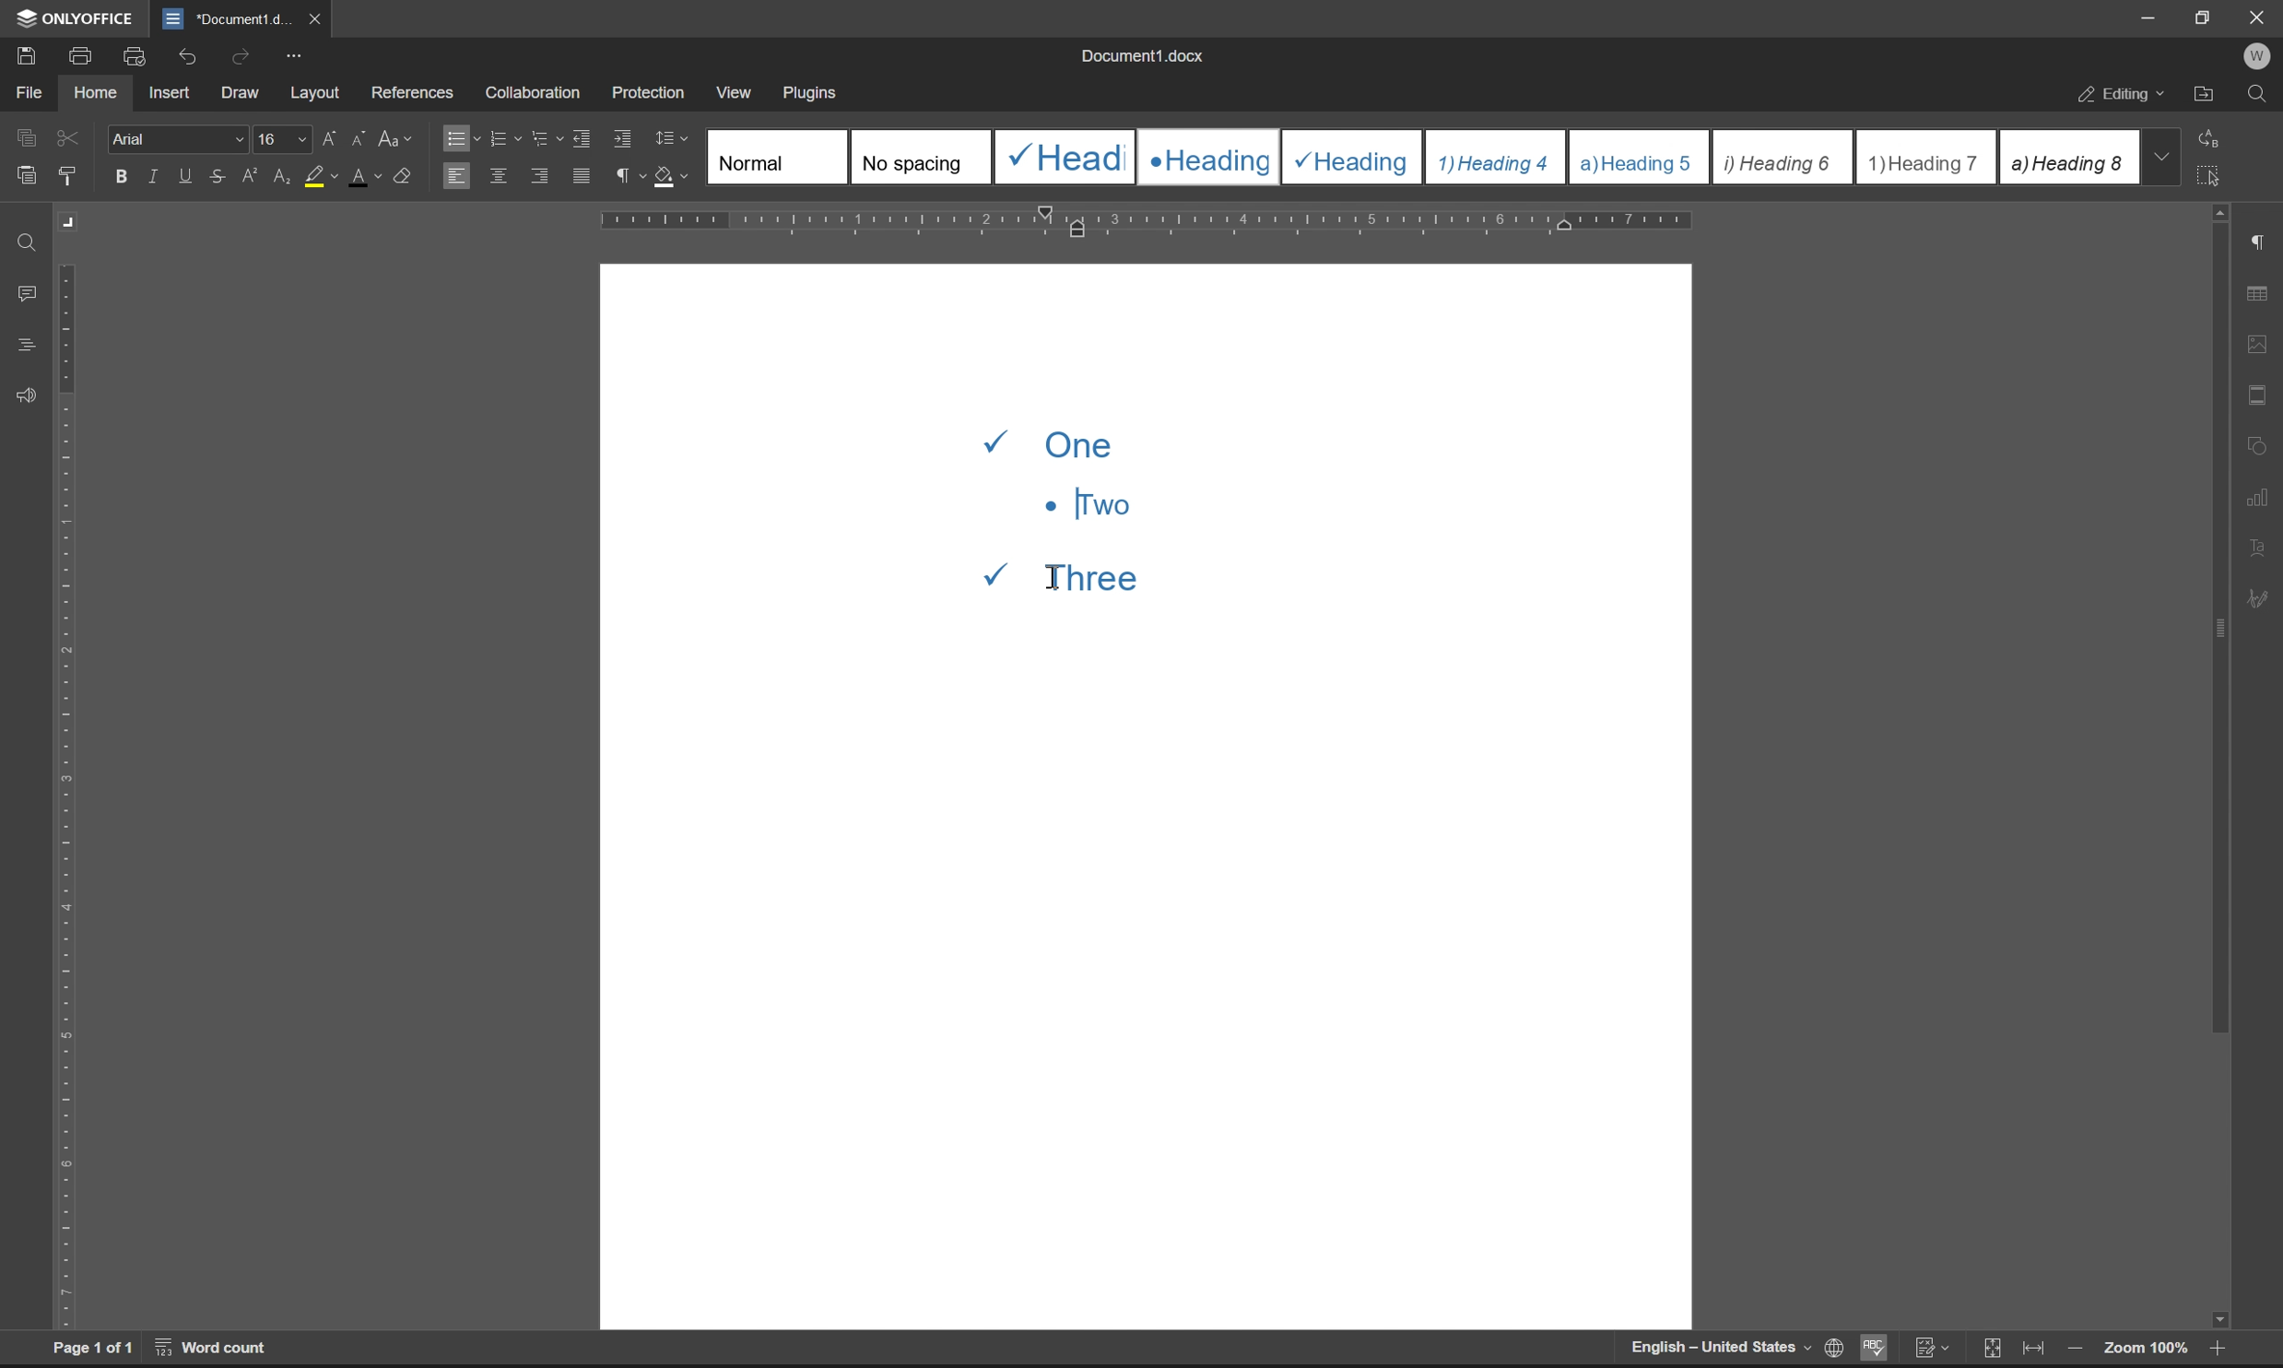 The height and width of the screenshot is (1368, 2283). What do you see at coordinates (1080, 572) in the screenshot?
I see `three` at bounding box center [1080, 572].